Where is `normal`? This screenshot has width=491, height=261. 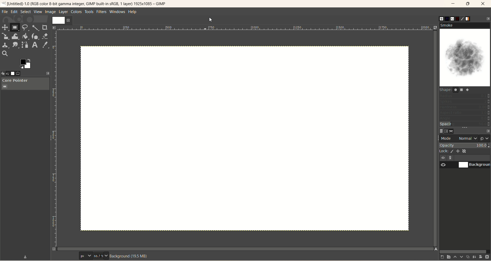
normal is located at coordinates (467, 138).